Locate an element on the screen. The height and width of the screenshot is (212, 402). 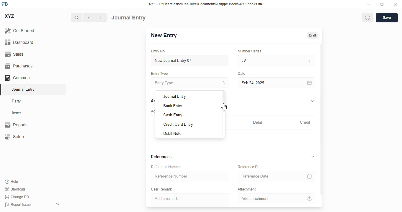
save is located at coordinates (387, 18).